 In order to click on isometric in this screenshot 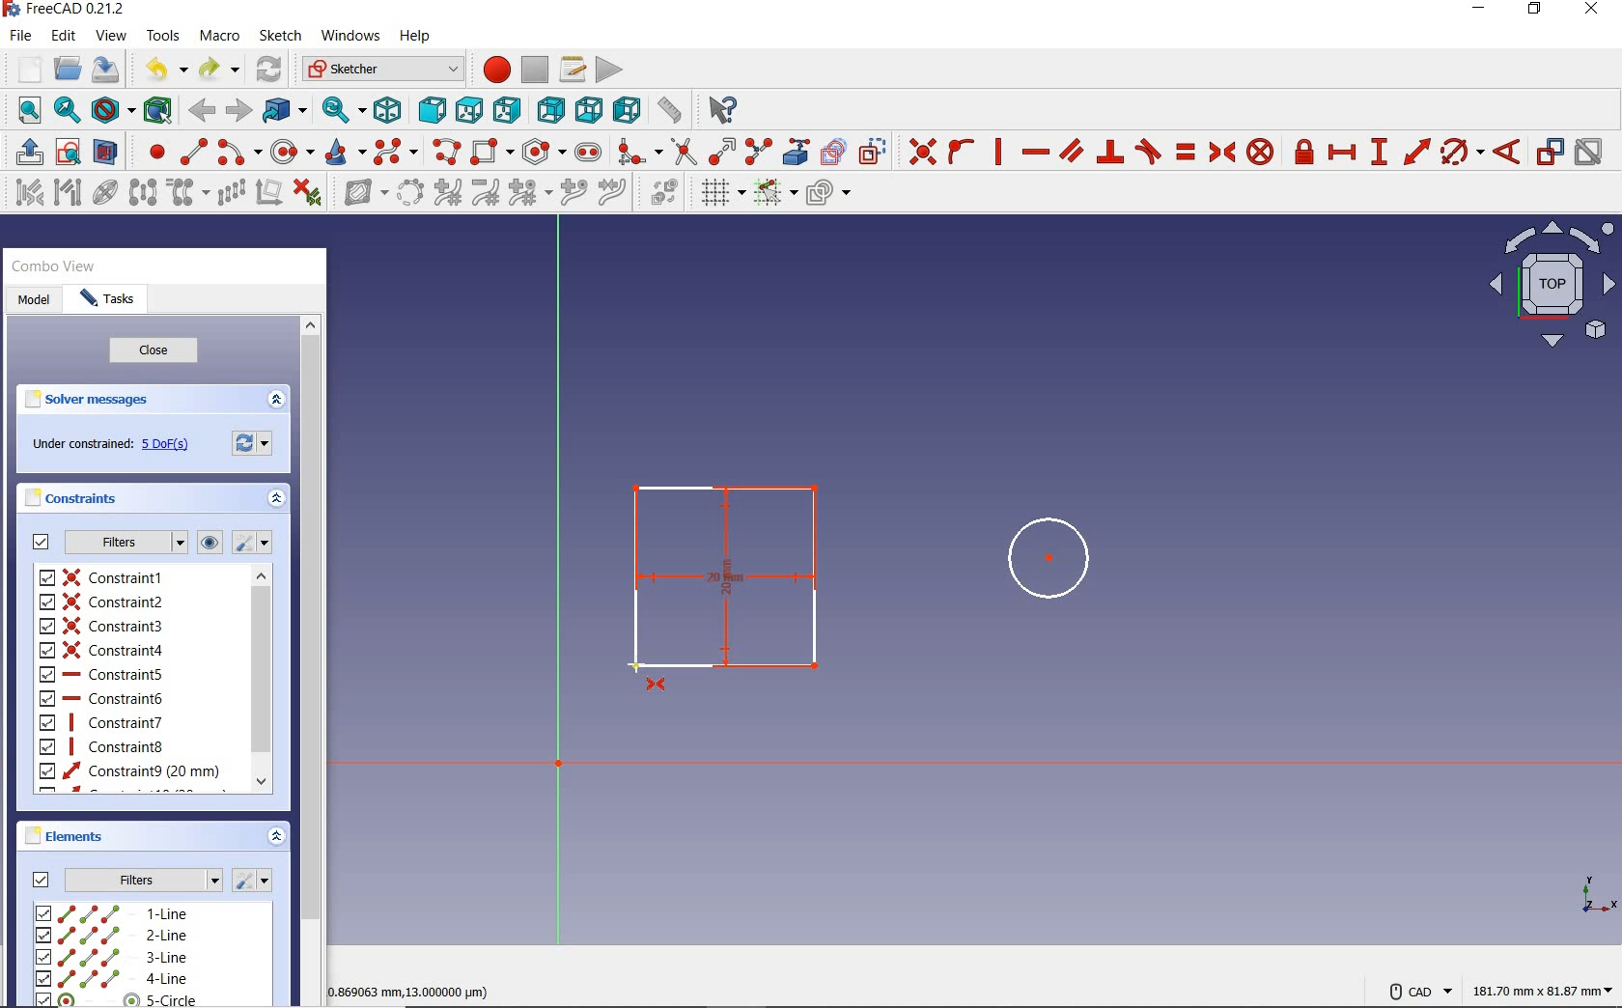, I will do `click(388, 112)`.